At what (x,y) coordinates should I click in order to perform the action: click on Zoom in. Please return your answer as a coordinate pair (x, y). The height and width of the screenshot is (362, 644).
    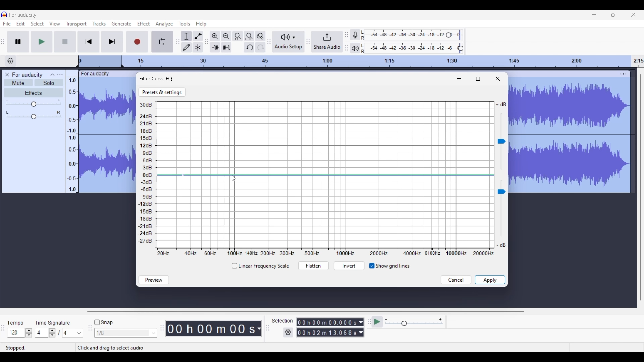
    Looking at the image, I should click on (215, 36).